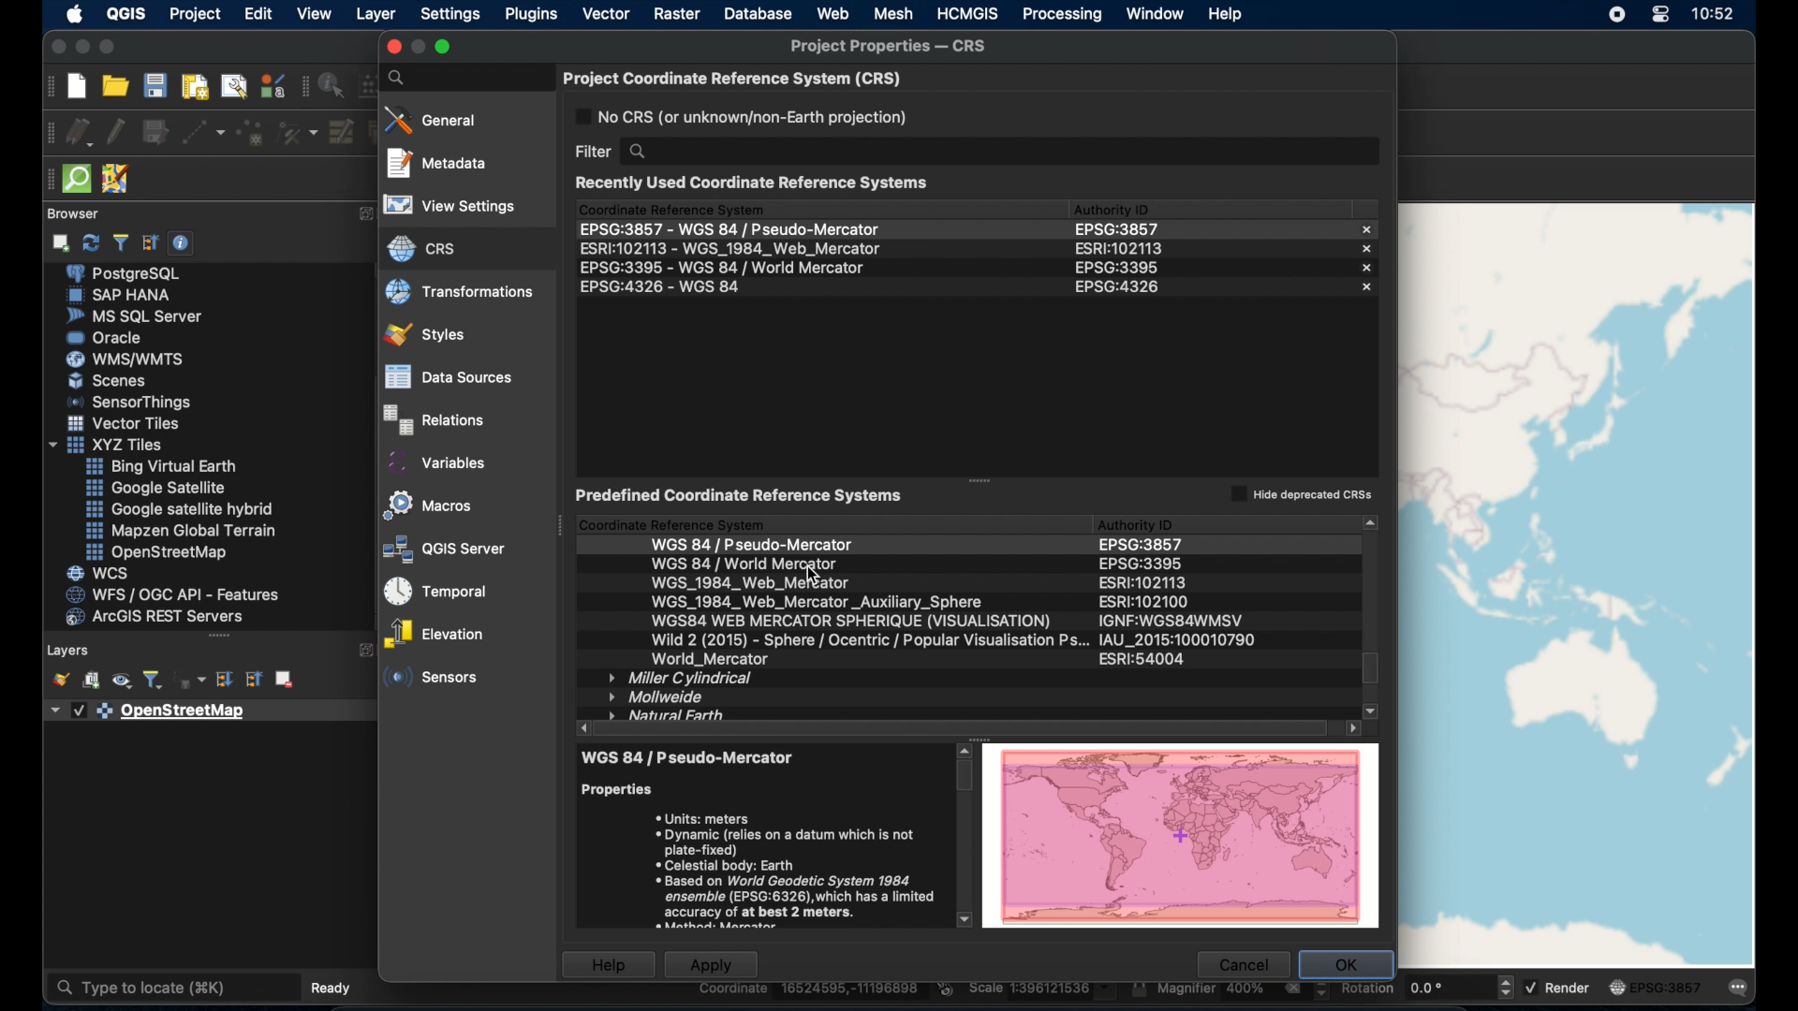 This screenshot has height=1011, width=1798. What do you see at coordinates (751, 116) in the screenshot?
I see `no crs or unknown earth projection` at bounding box center [751, 116].